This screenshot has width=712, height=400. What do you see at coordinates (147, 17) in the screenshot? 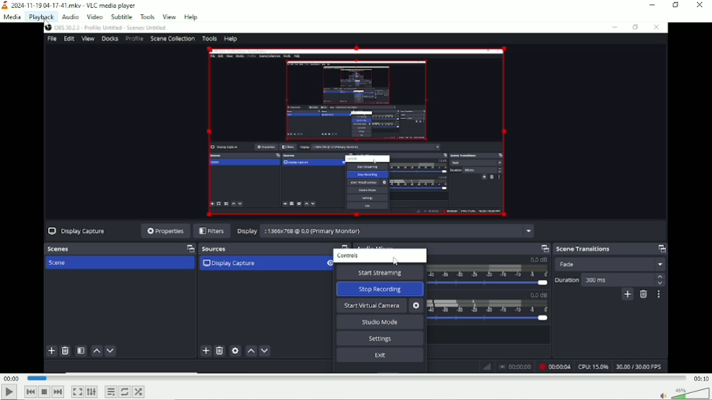
I see `Tools` at bounding box center [147, 17].